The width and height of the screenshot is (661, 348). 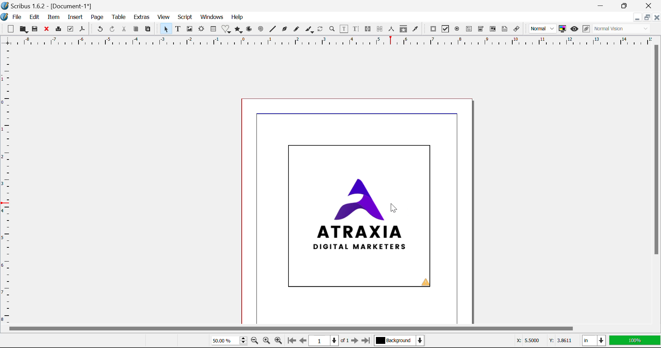 What do you see at coordinates (238, 18) in the screenshot?
I see `Help` at bounding box center [238, 18].